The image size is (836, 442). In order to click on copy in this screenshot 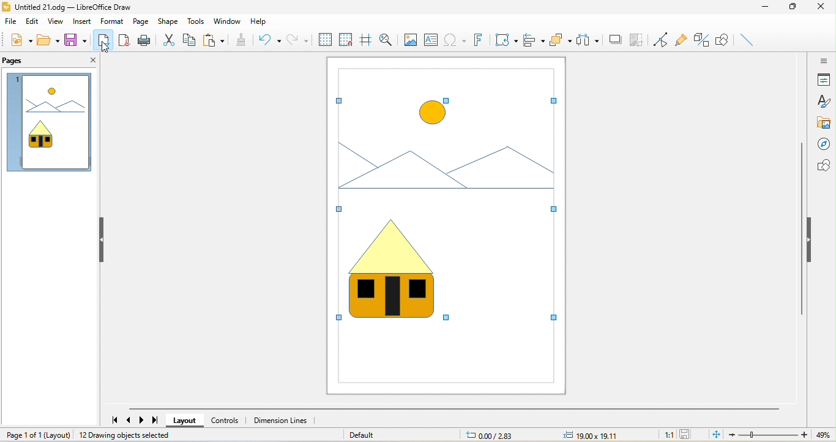, I will do `click(190, 39)`.